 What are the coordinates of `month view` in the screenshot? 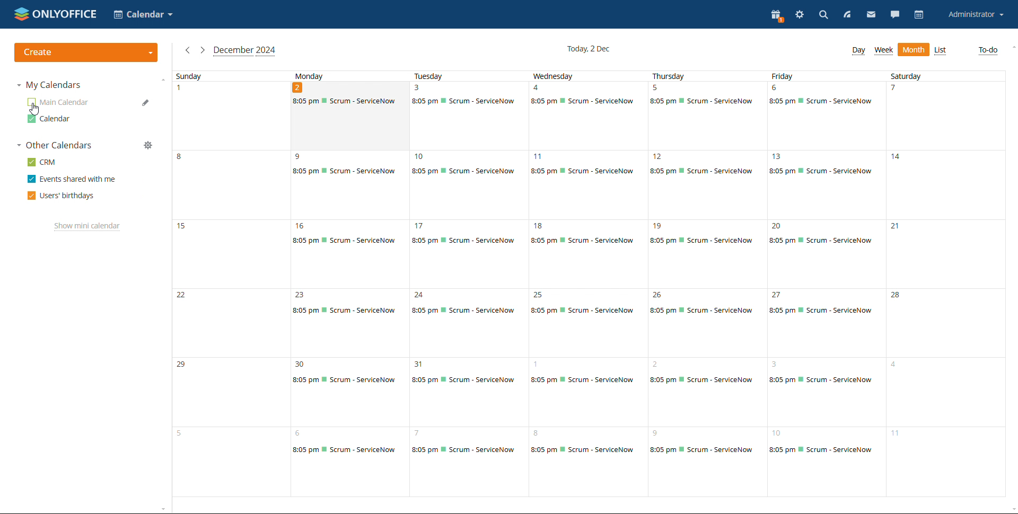 It's located at (913, 50).